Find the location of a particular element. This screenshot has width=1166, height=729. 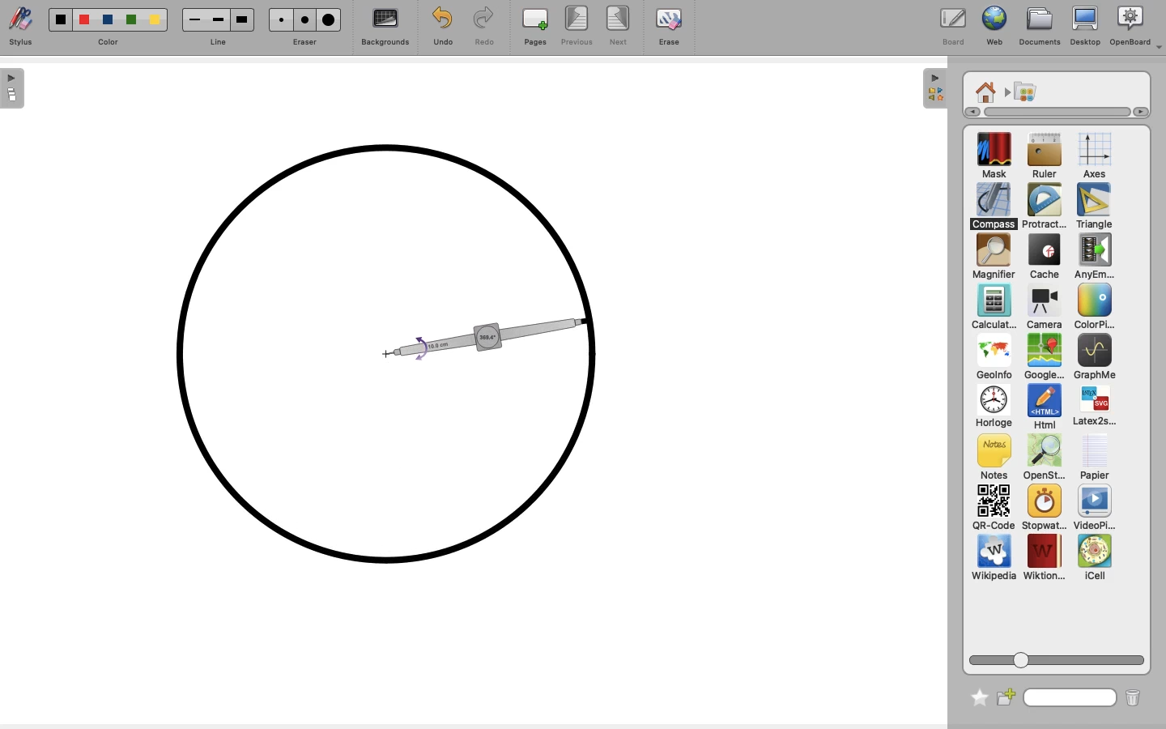

line is located at coordinates (216, 42).